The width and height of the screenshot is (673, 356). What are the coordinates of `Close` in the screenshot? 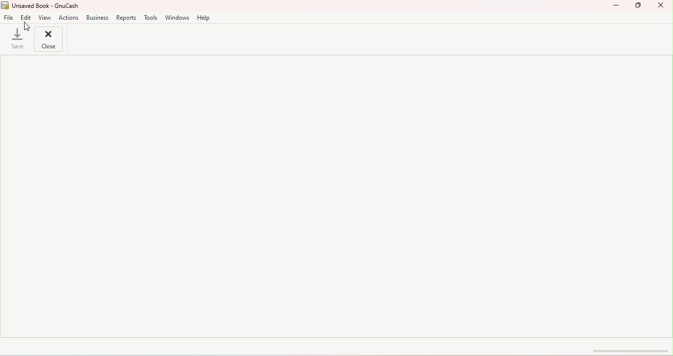 It's located at (49, 40).